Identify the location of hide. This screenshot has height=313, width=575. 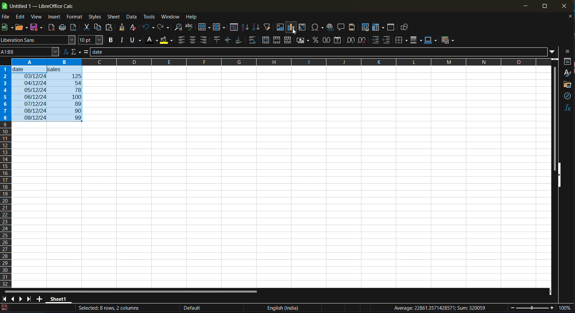
(559, 175).